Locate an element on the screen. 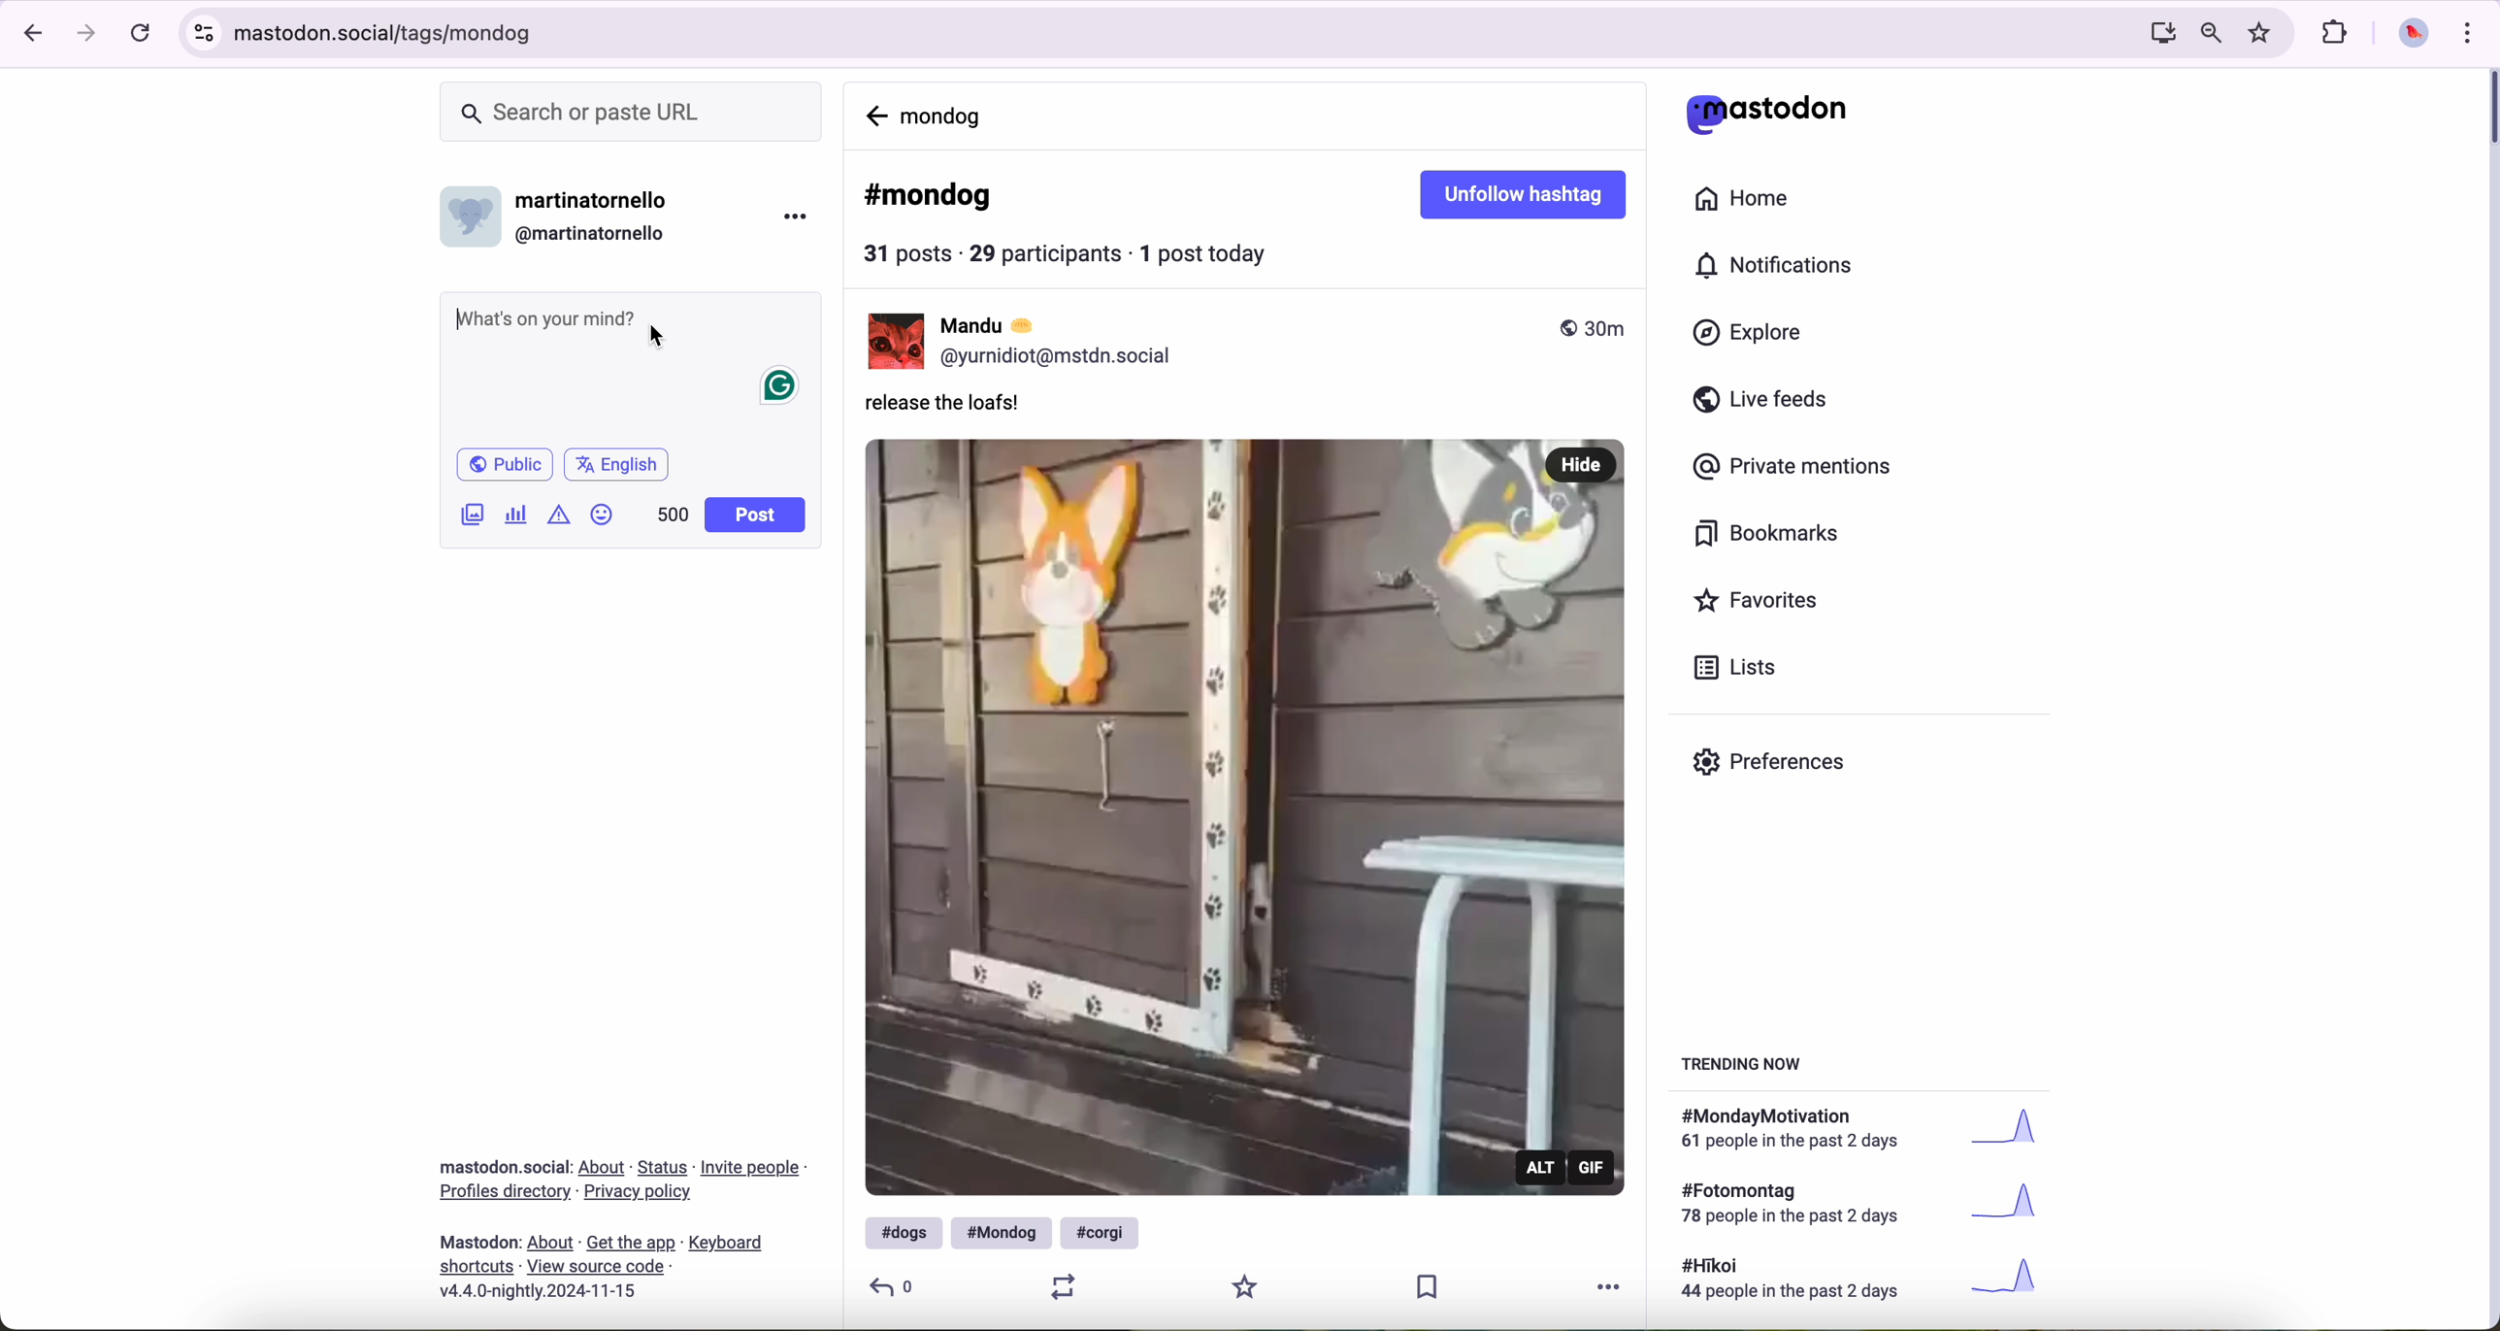 This screenshot has width=2500, height=1331. zoom is located at coordinates (2211, 34).